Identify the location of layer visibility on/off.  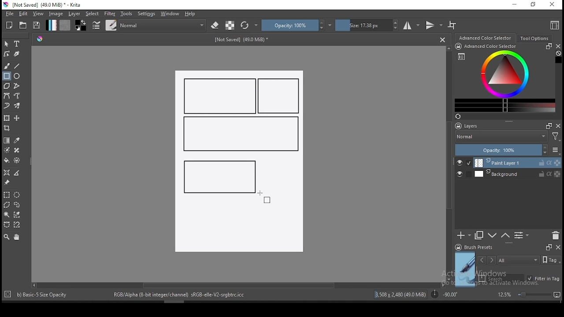
(464, 163).